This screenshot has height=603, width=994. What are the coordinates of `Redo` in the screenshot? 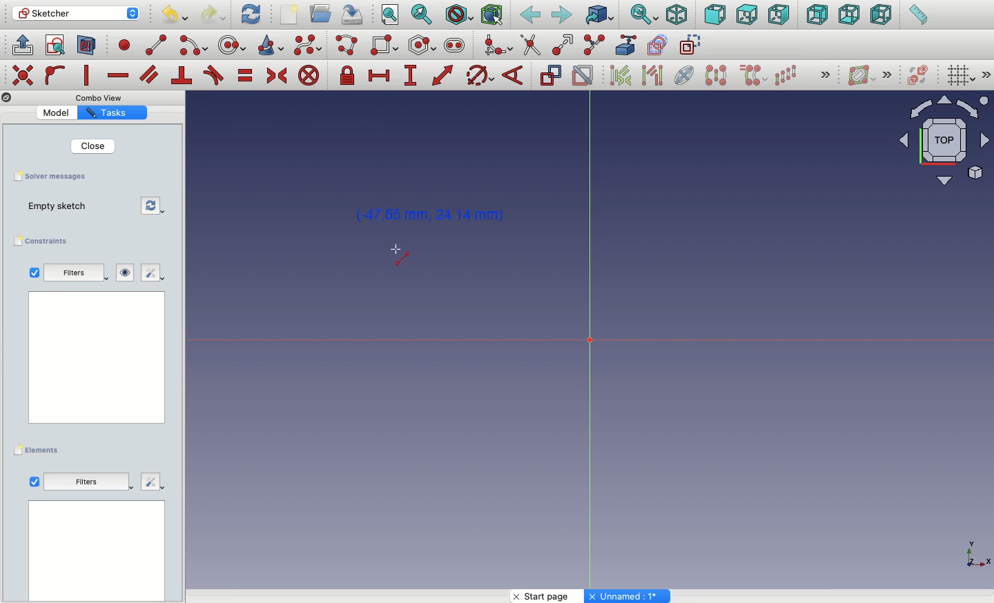 It's located at (214, 14).